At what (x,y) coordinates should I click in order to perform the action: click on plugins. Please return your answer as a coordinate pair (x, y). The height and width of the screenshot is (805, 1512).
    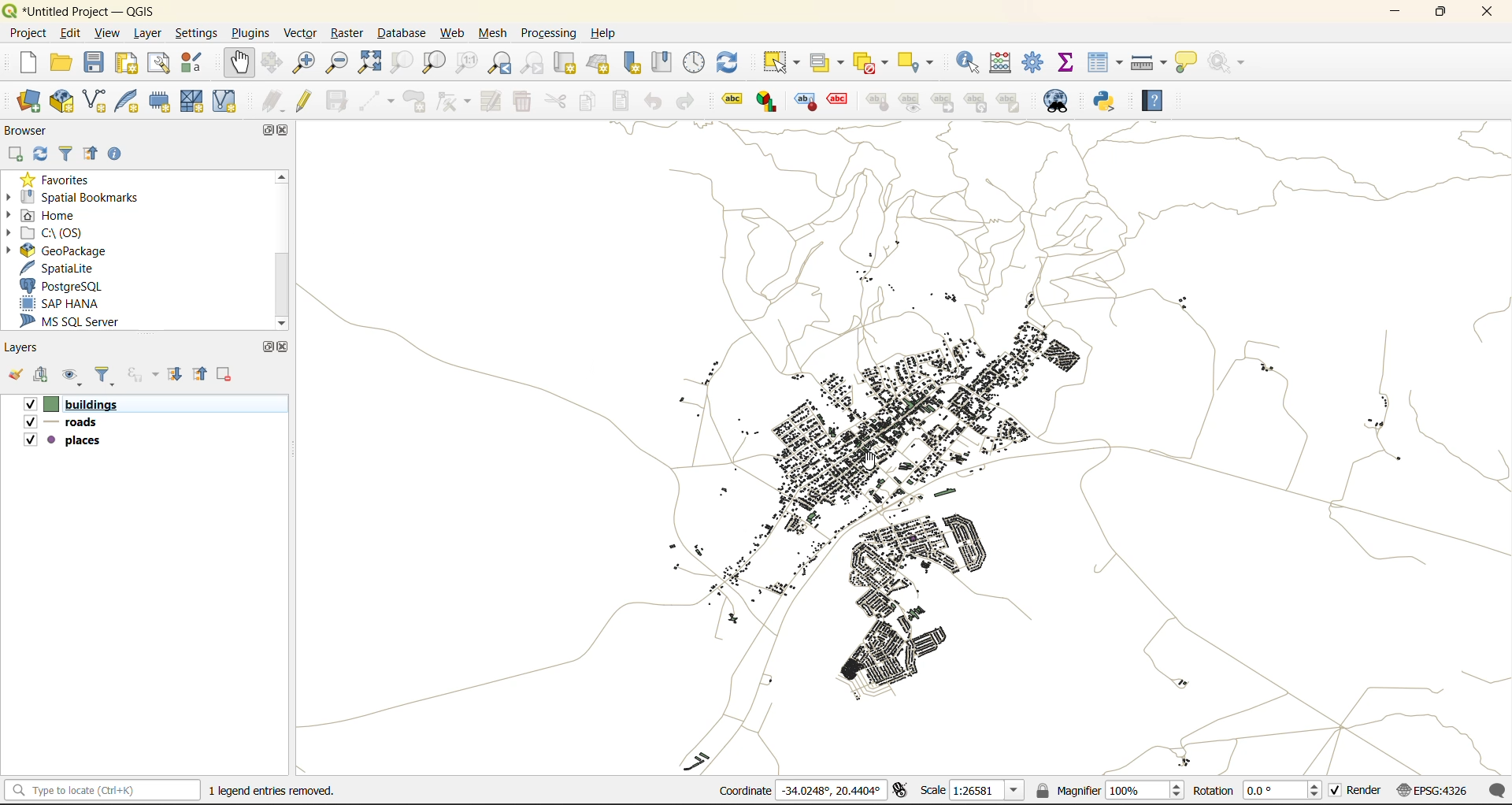
    Looking at the image, I should click on (248, 32).